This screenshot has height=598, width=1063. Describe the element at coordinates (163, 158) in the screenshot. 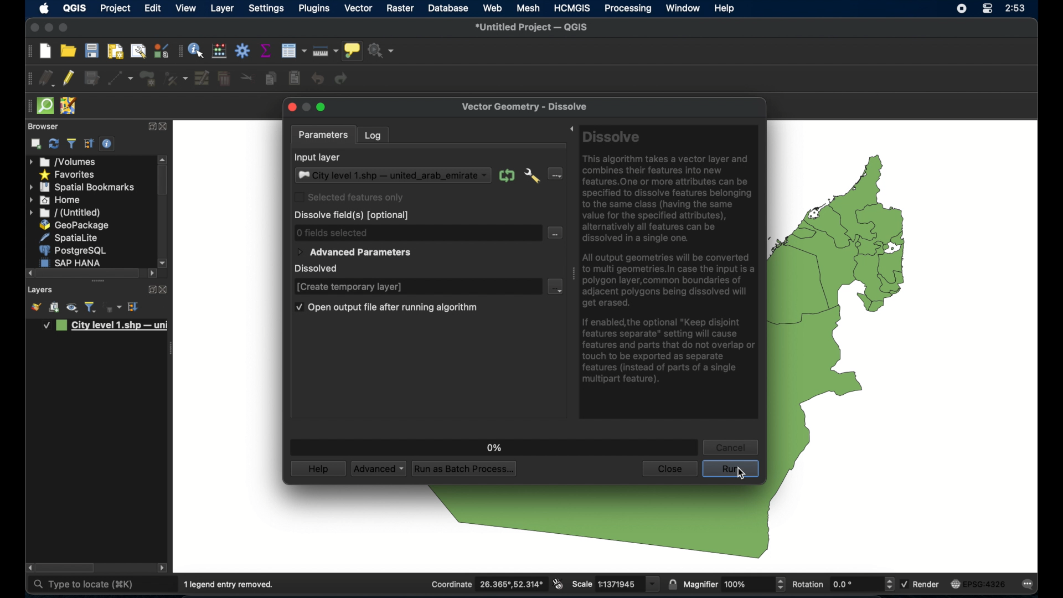

I see `scroll up arrow` at that location.